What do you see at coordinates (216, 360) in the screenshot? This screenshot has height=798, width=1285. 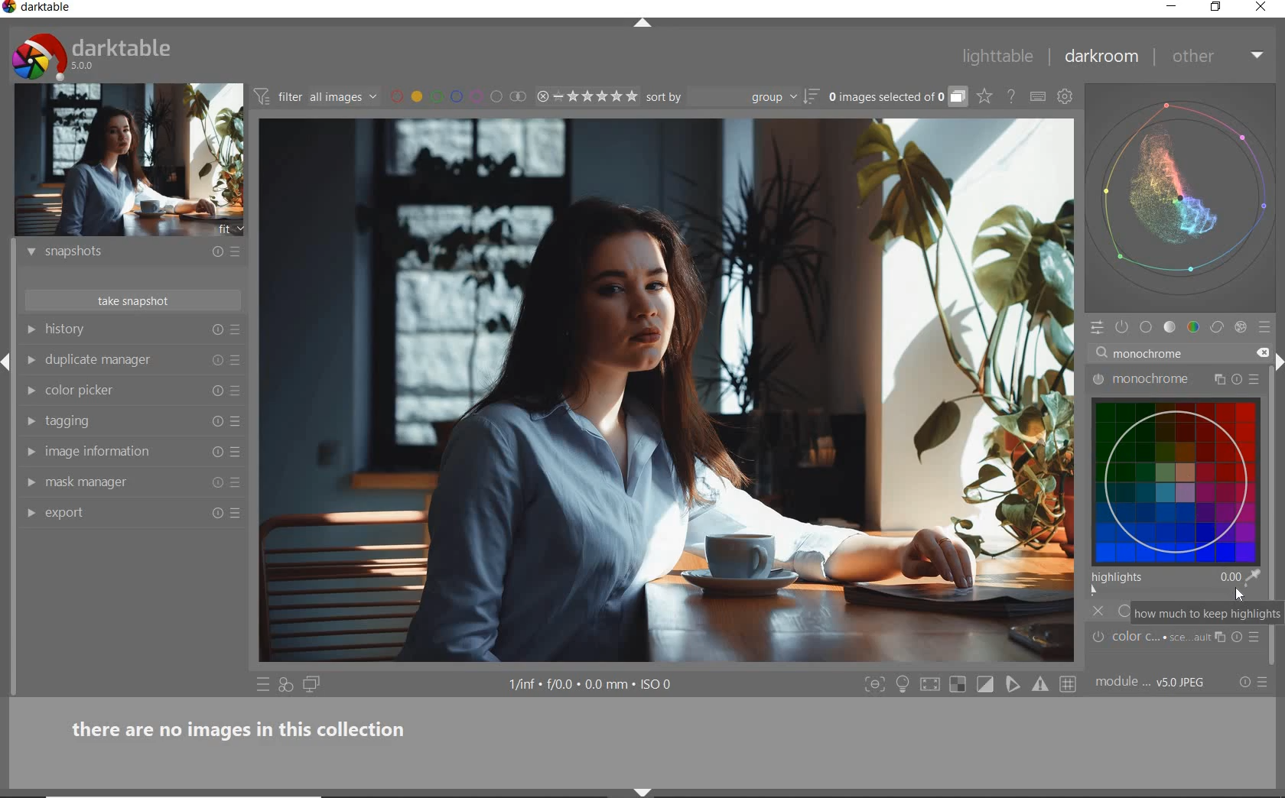 I see `reset` at bounding box center [216, 360].